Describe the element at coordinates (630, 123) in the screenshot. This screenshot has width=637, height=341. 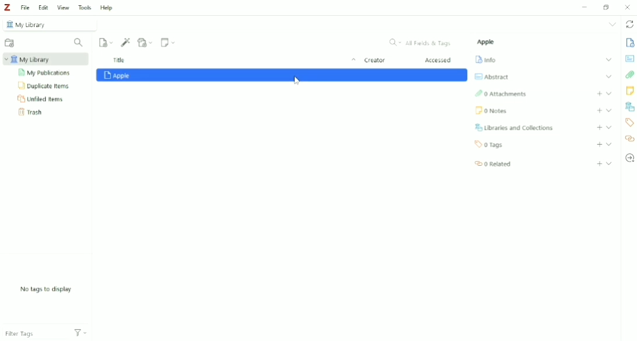
I see `Tags` at that location.